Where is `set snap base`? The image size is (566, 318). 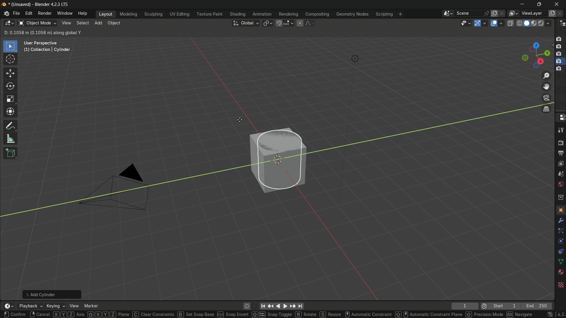 set snap base is located at coordinates (195, 314).